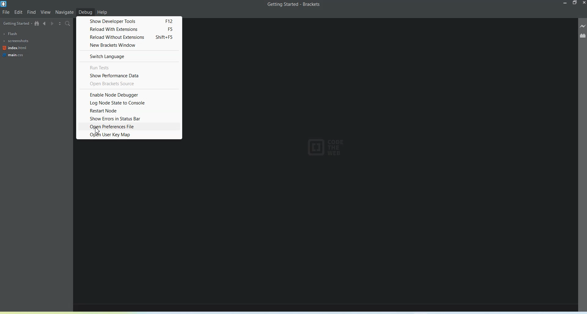 Image resolution: width=587 pixels, height=314 pixels. I want to click on Open User Key Map, so click(129, 135).